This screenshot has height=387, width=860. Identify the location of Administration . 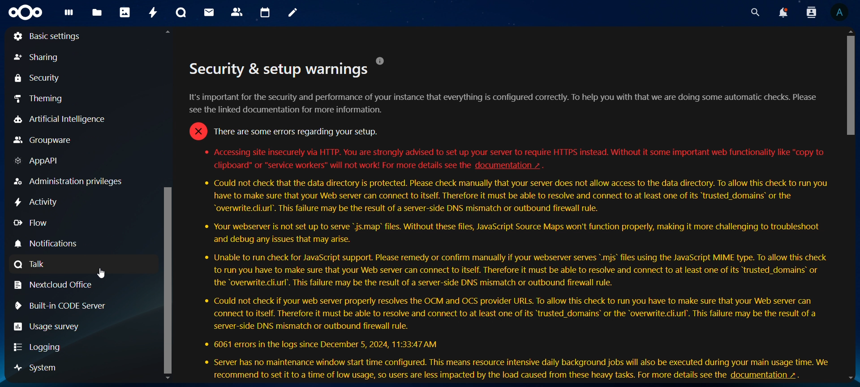
(68, 181).